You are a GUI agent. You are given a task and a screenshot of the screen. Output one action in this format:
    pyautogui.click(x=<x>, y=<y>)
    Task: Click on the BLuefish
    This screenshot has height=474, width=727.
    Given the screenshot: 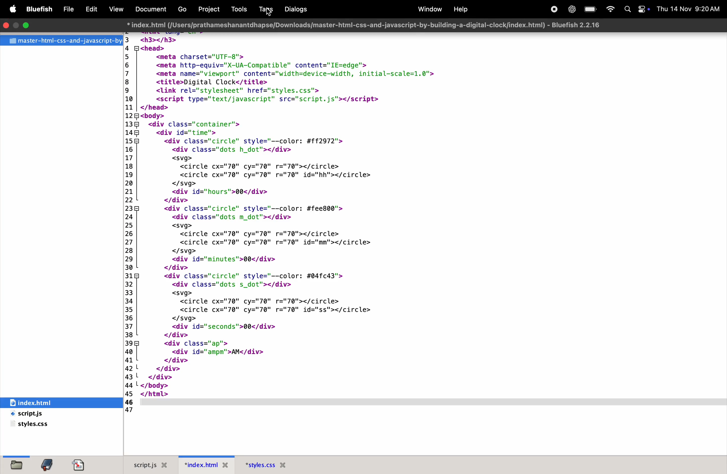 What is the action you would take?
    pyautogui.click(x=41, y=9)
    